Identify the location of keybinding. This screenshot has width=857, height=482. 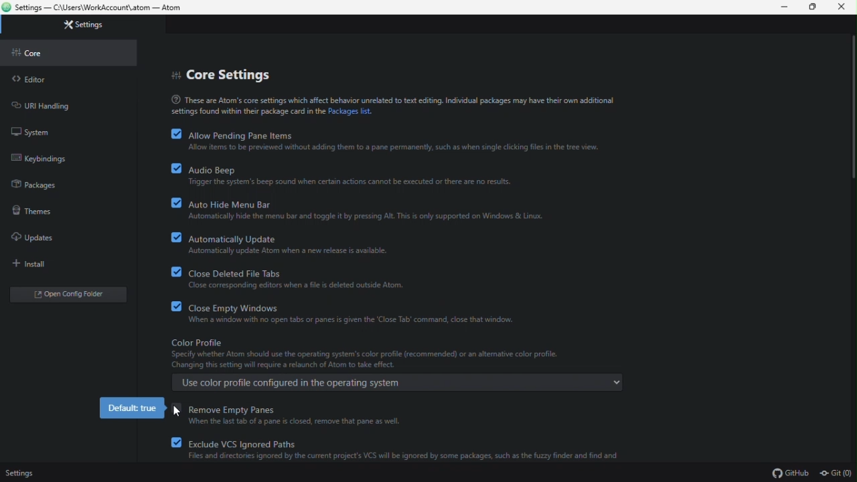
(42, 158).